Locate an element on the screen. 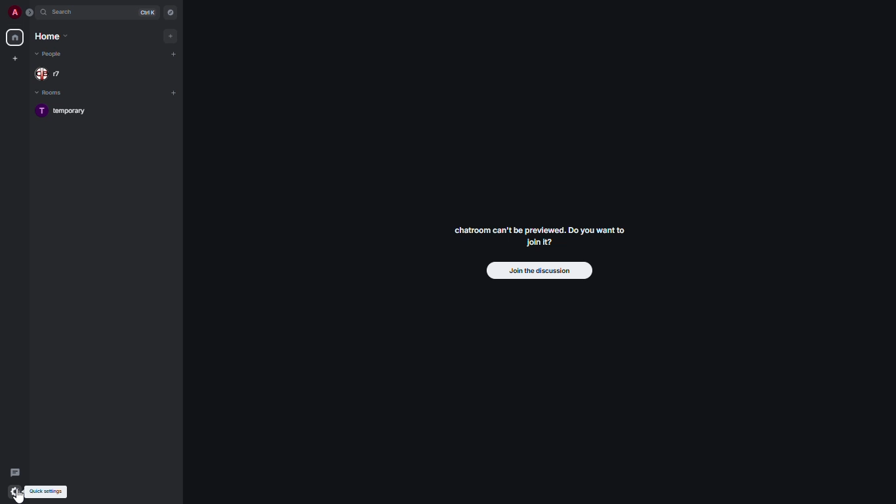  profile is located at coordinates (14, 12).